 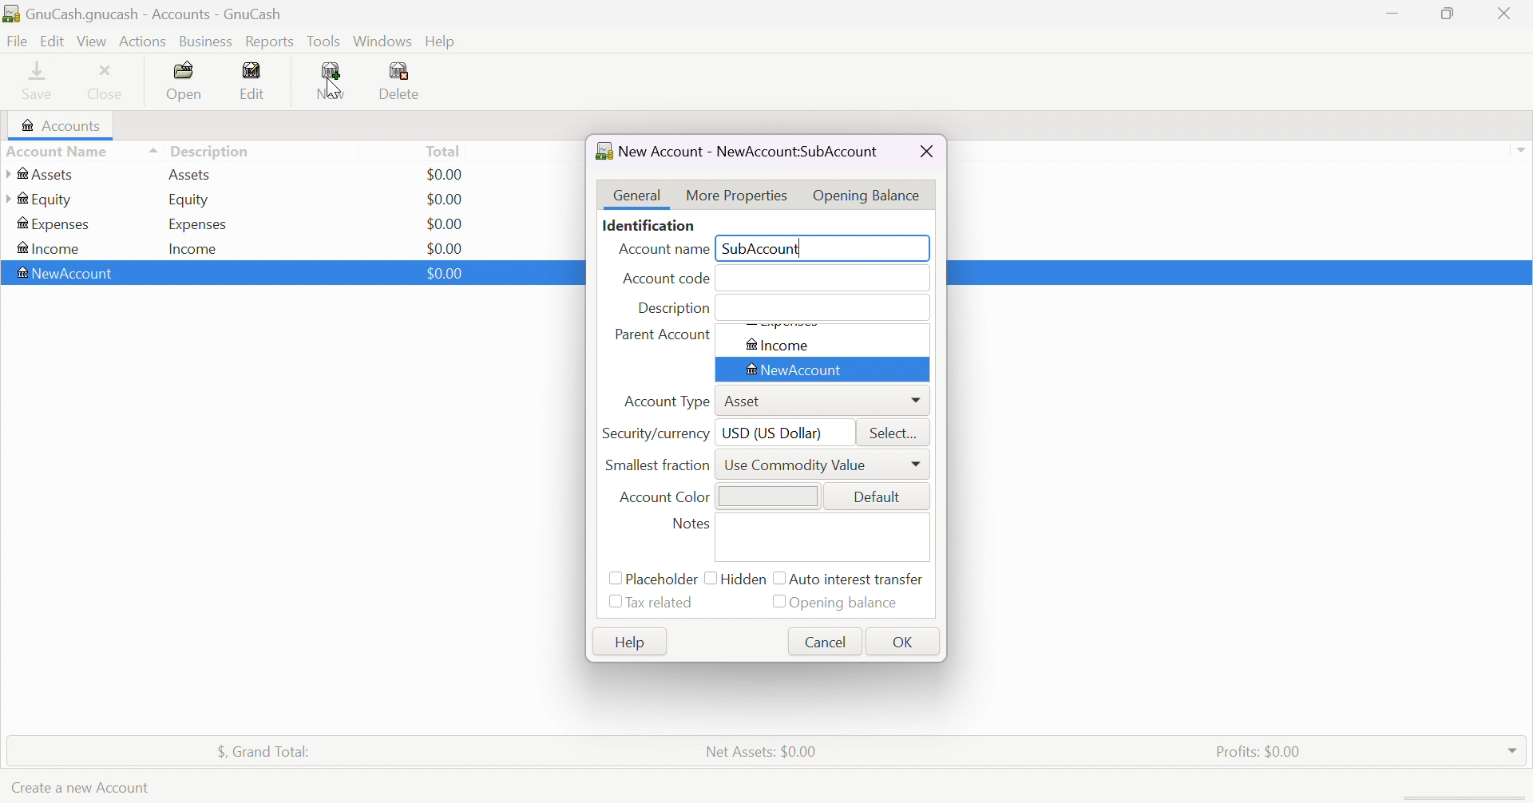 I want to click on Cursor, so click(x=336, y=88).